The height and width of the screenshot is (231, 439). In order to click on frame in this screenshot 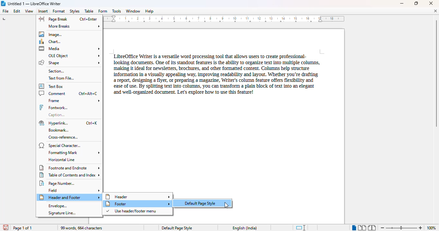, I will do `click(74, 101)`.